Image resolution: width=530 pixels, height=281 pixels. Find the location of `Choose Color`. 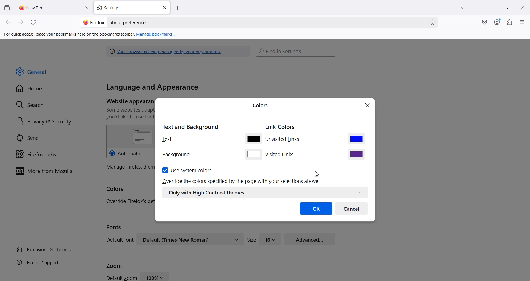

Choose Color is located at coordinates (357, 154).